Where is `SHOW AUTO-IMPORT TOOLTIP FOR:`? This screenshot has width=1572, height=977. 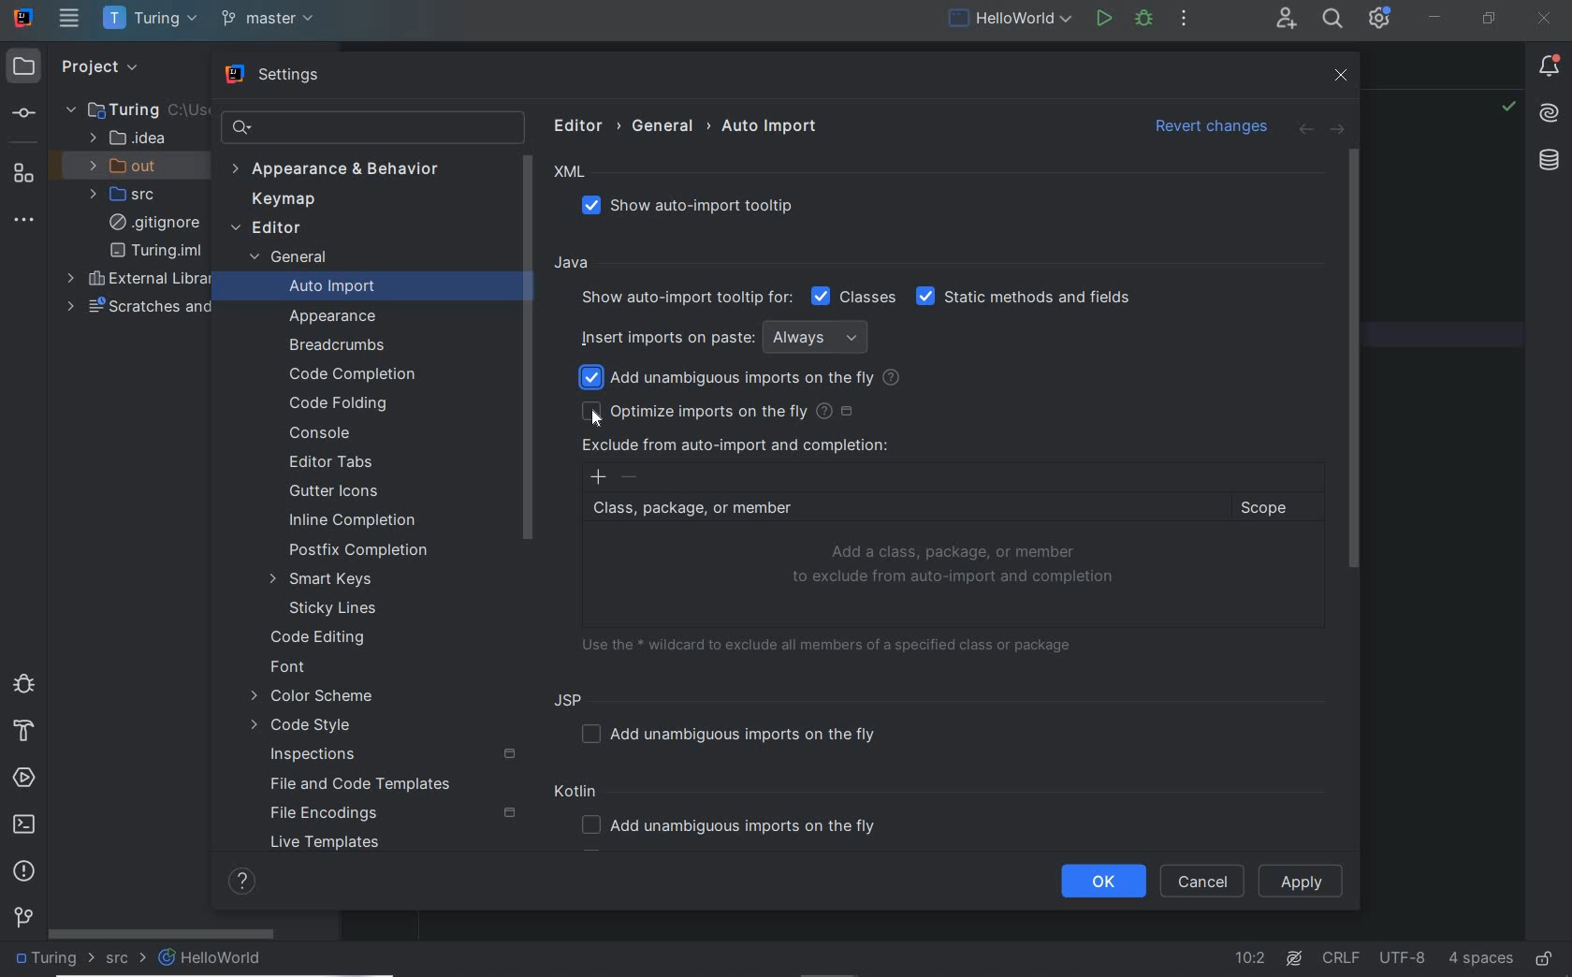
SHOW AUTO-IMPORT TOOLTIP FOR: is located at coordinates (684, 298).